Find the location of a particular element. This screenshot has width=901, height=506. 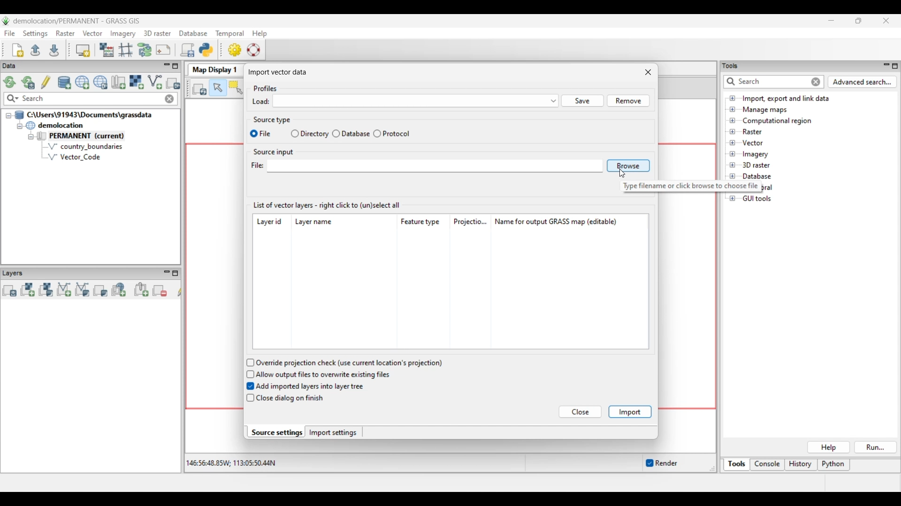

Layers is located at coordinates (15, 273).